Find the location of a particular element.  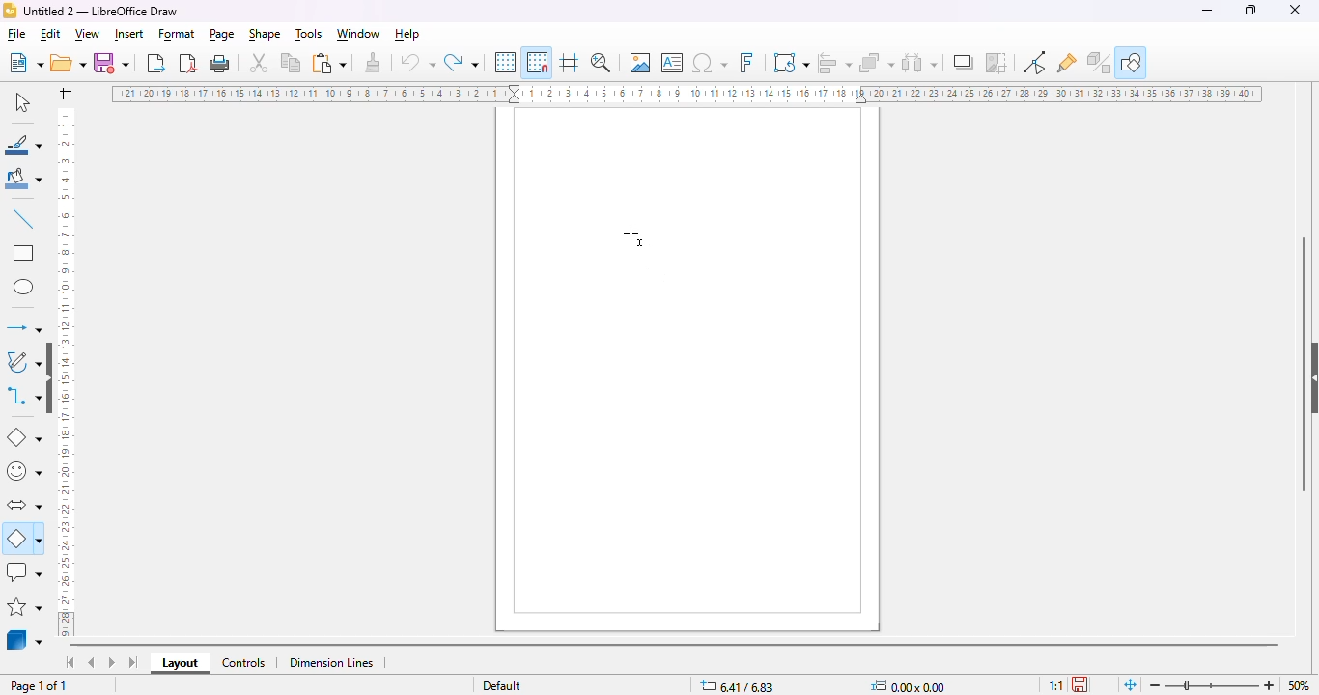

maximize is located at coordinates (1250, 10).